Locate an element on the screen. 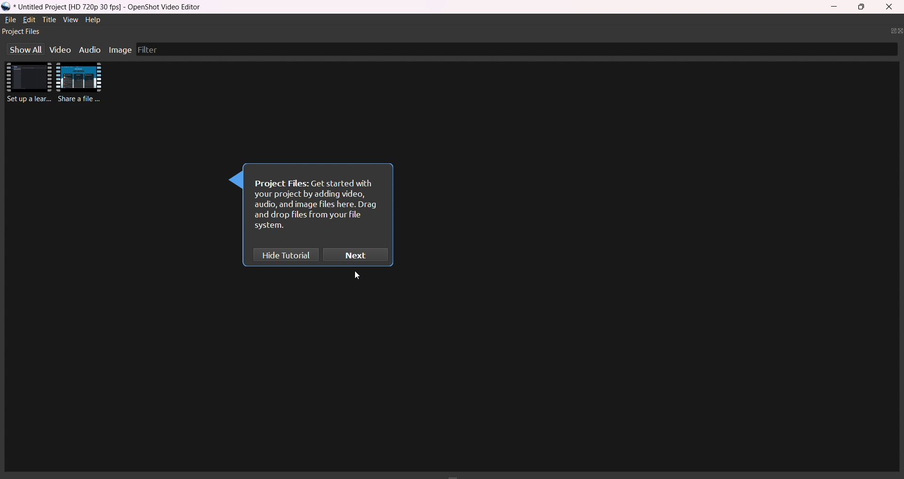 This screenshot has width=904, height=479. title is located at coordinates (48, 21).